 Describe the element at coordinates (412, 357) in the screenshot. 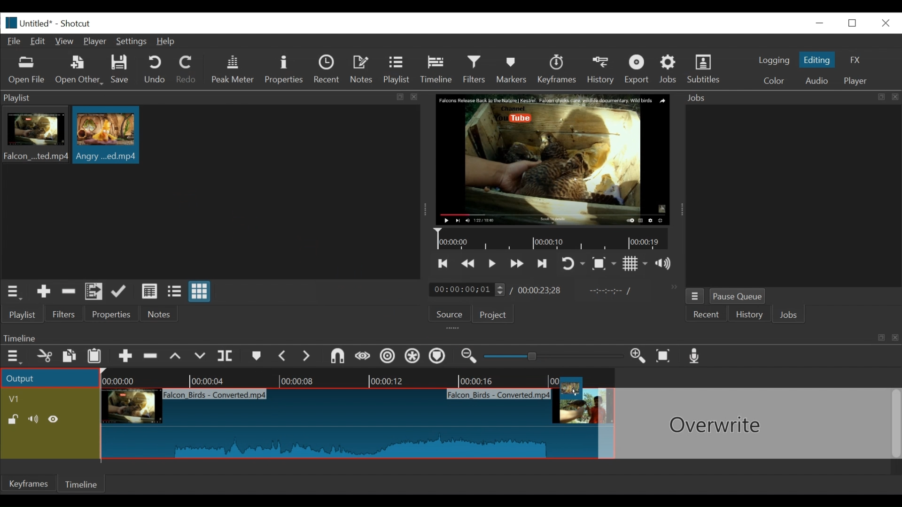

I see `Ripple all tracks` at that location.